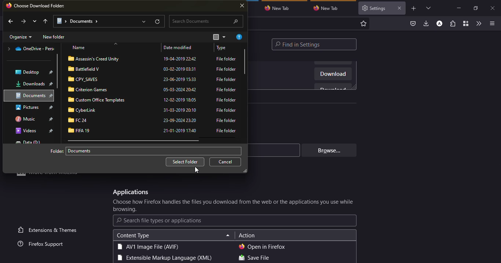  I want to click on select folder, so click(185, 162).